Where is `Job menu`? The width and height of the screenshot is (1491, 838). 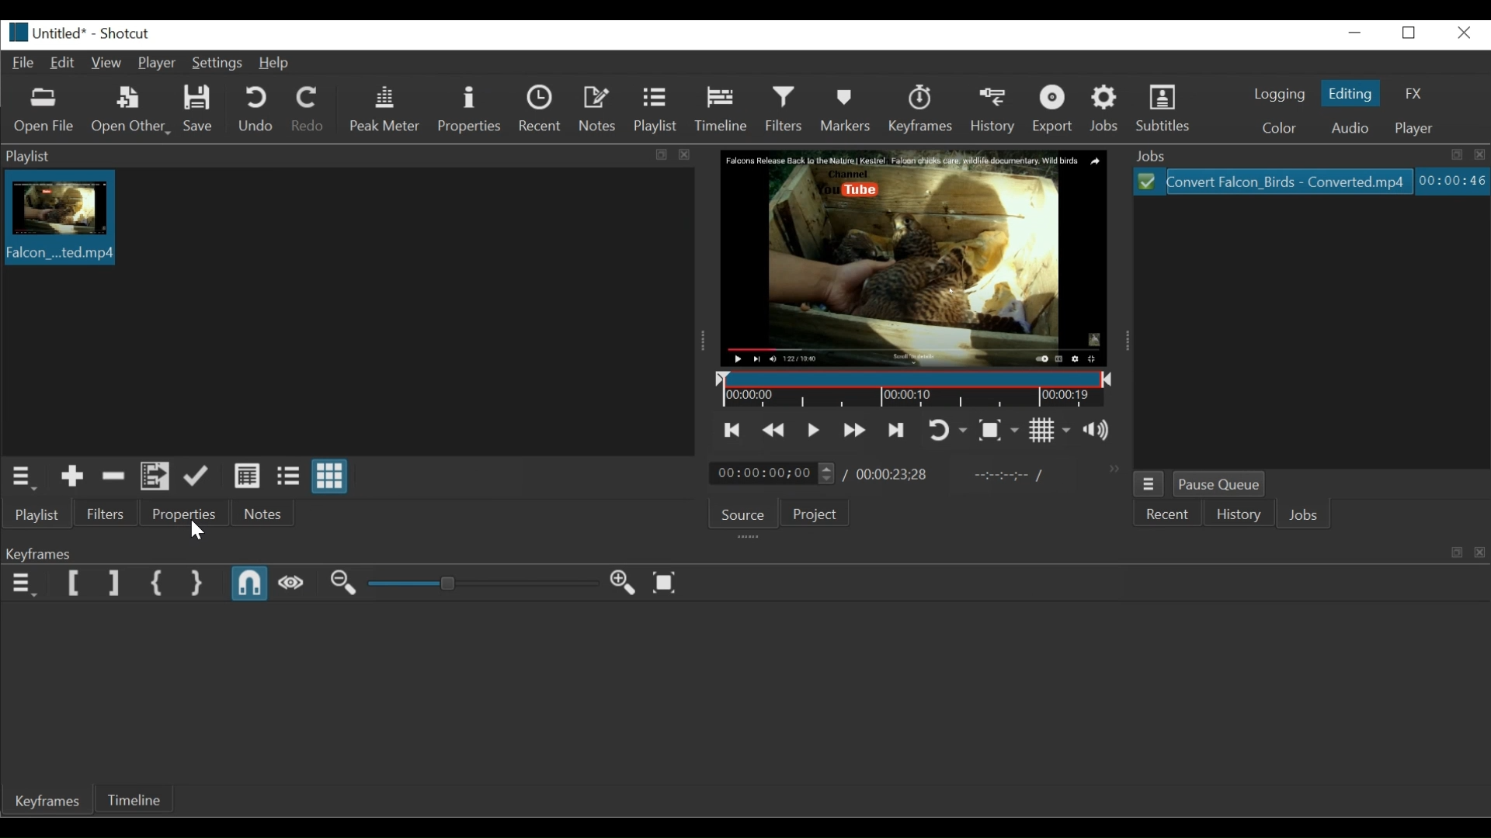 Job menu is located at coordinates (1148, 483).